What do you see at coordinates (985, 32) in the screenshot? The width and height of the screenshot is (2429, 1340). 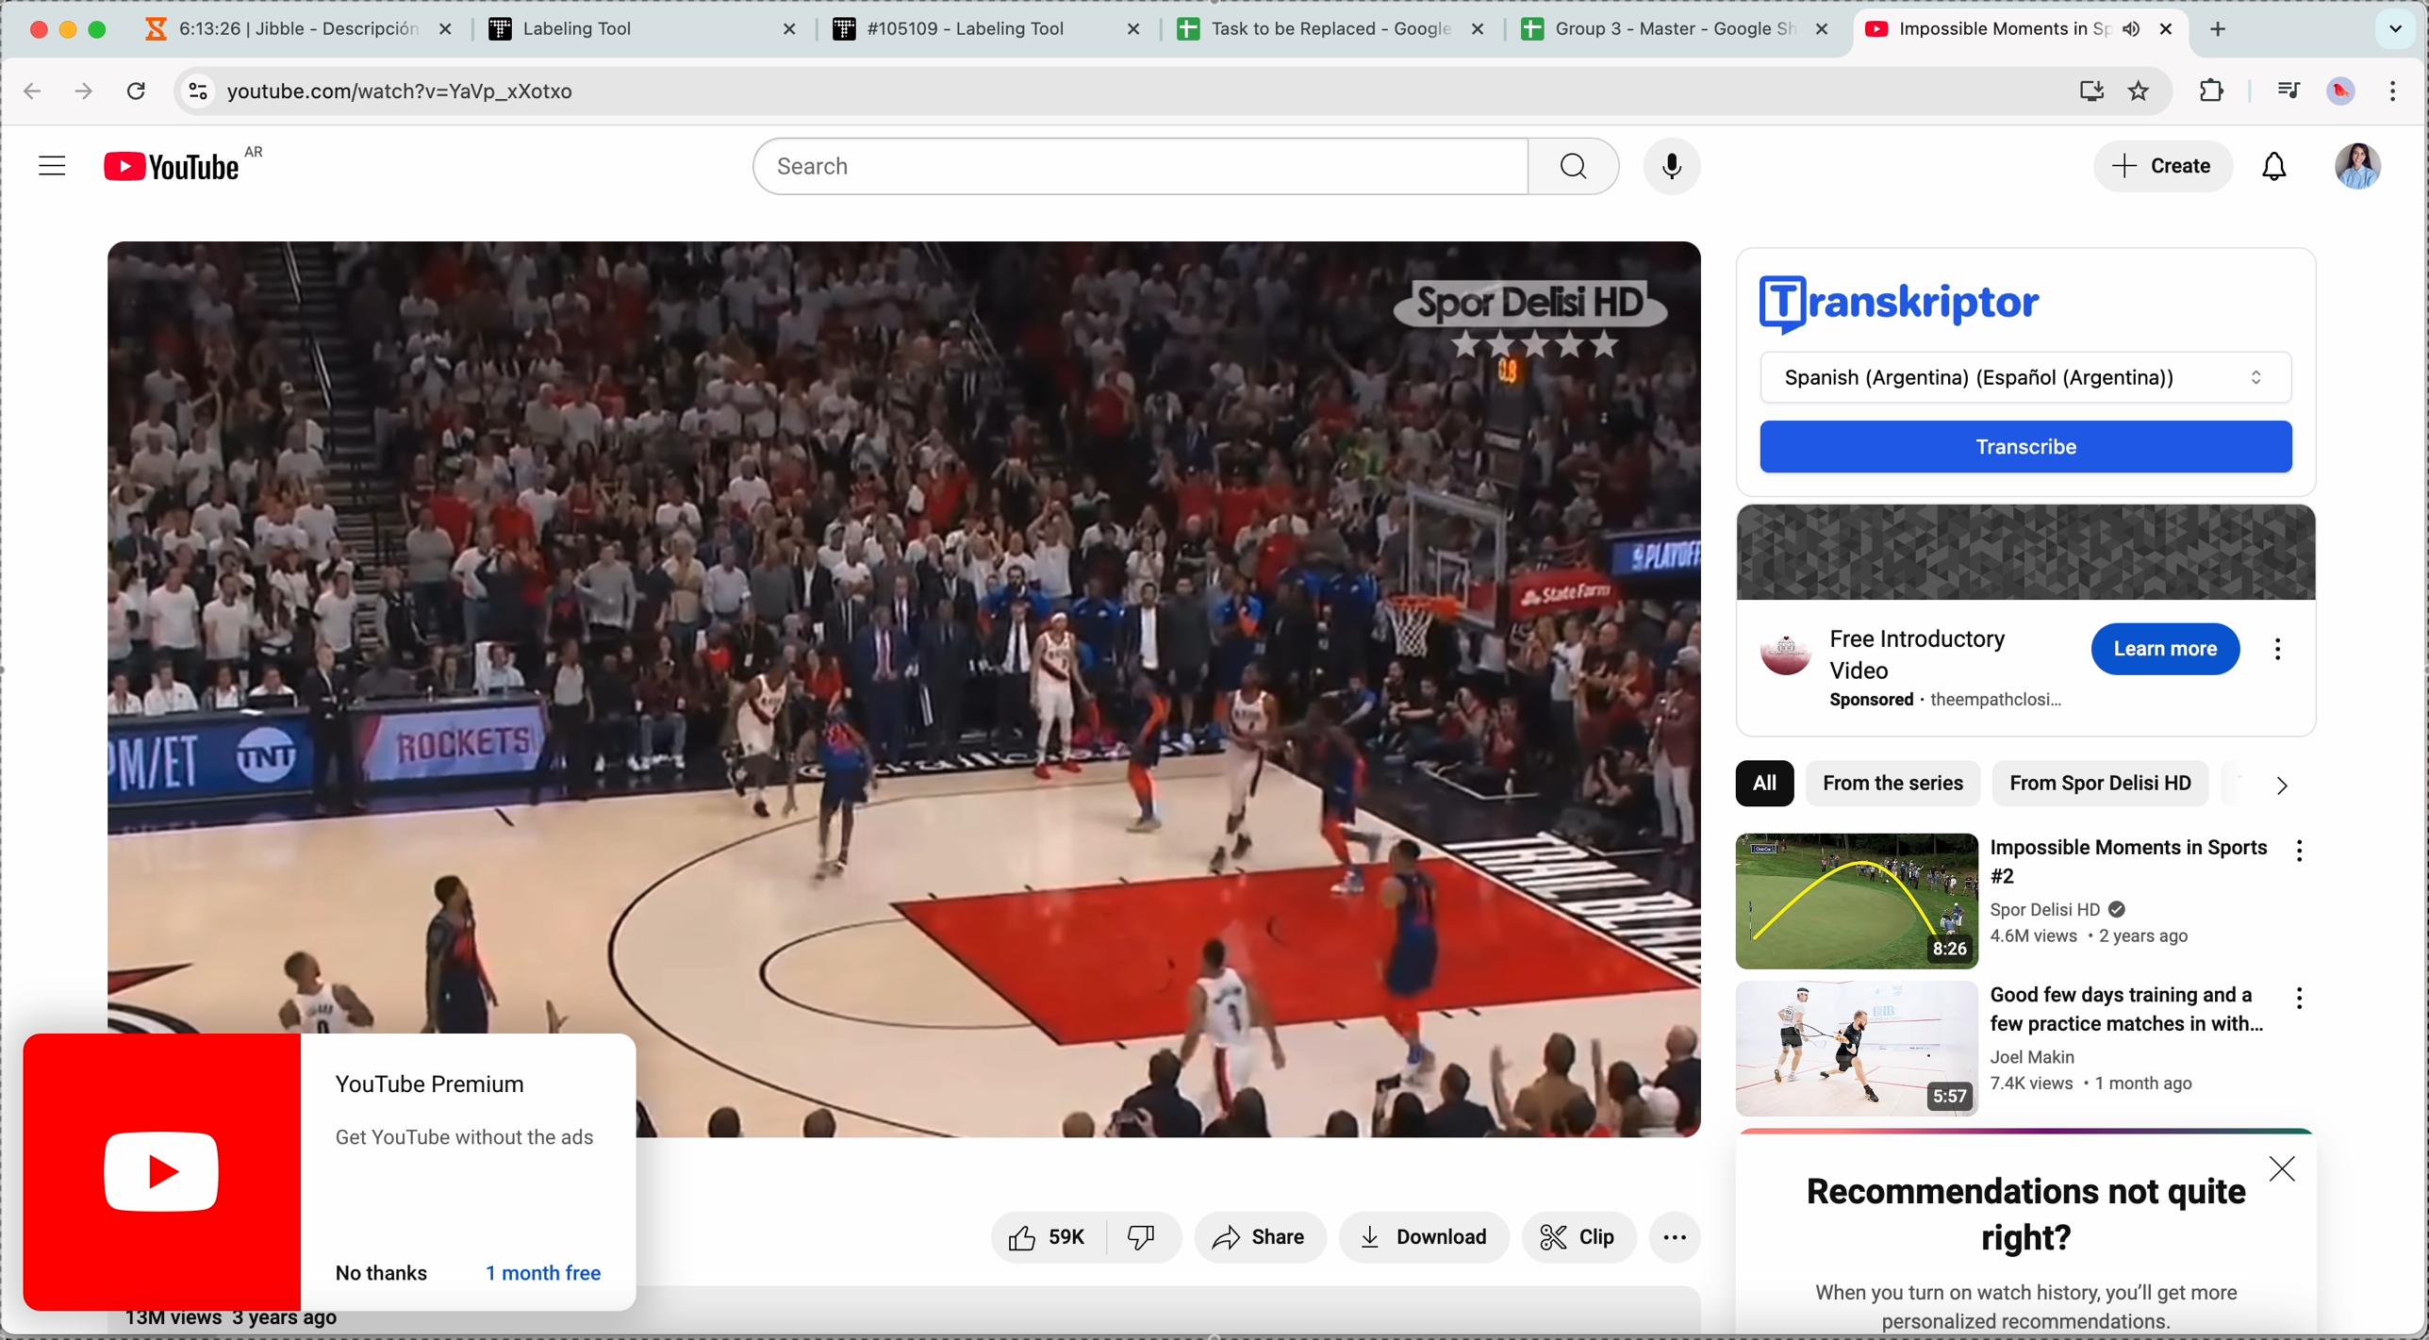 I see `tab` at bounding box center [985, 32].